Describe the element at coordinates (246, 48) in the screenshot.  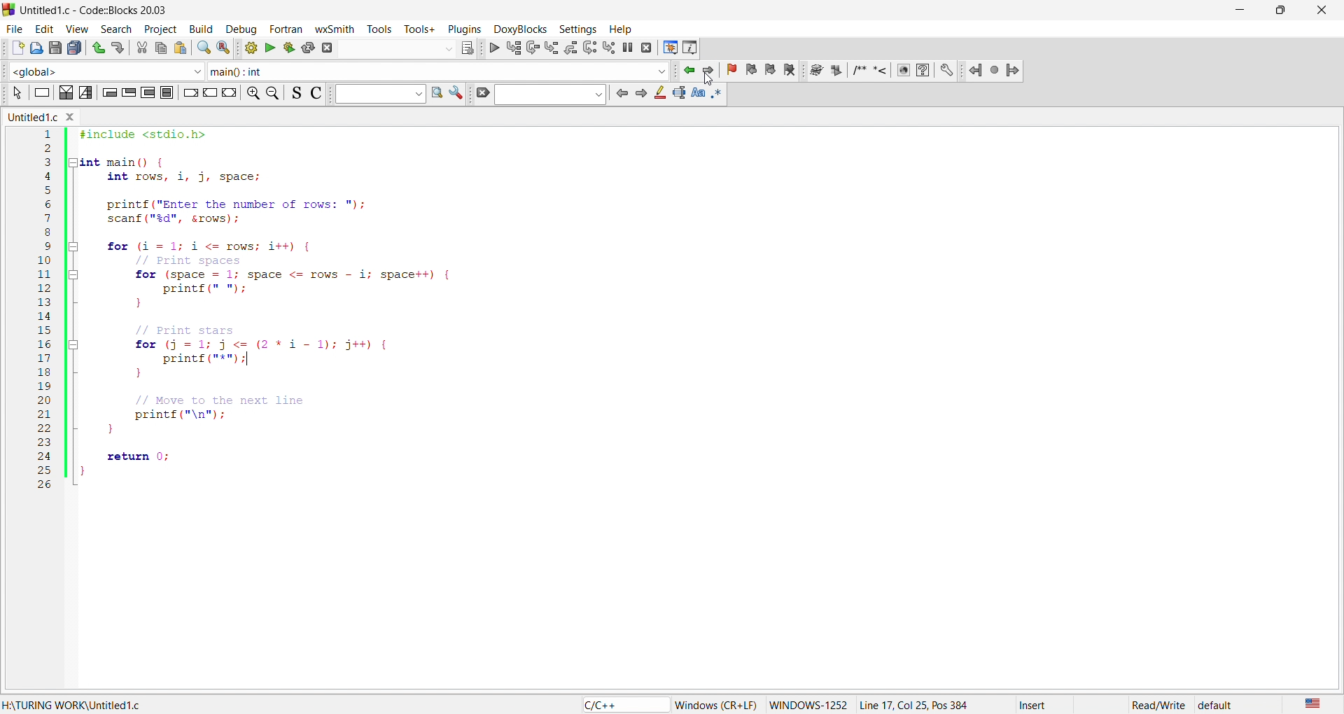
I see `build` at that location.